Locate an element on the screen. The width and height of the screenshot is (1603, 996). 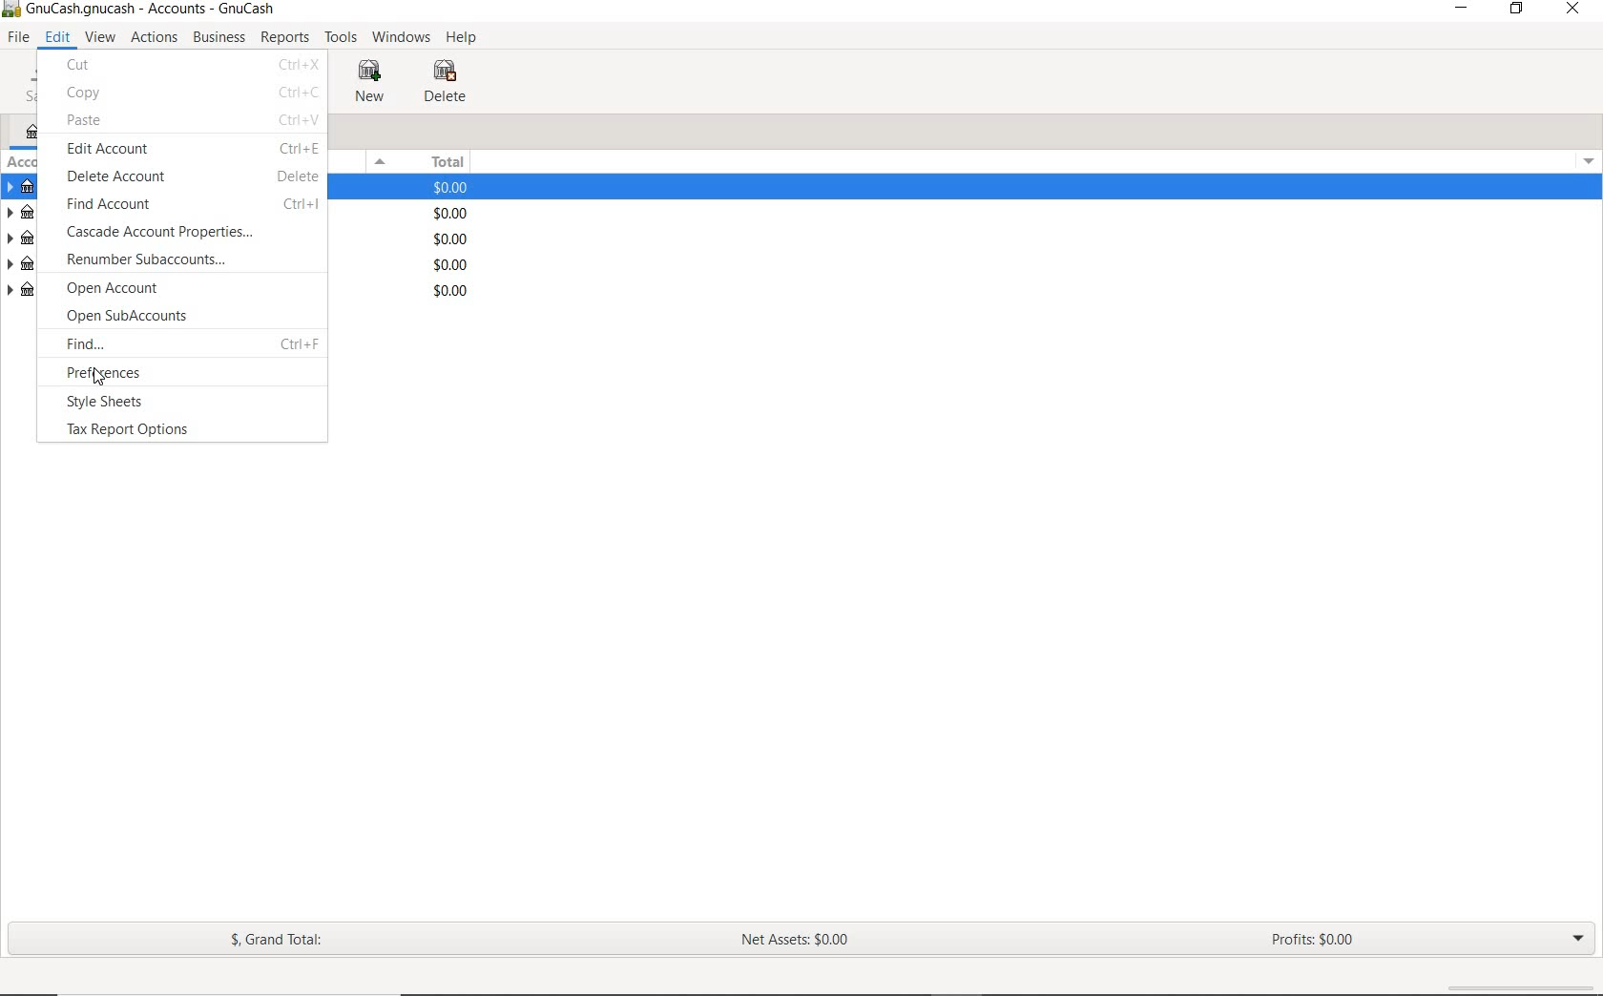
CASCADE ACCOUNT PROPERTIES is located at coordinates (185, 234).